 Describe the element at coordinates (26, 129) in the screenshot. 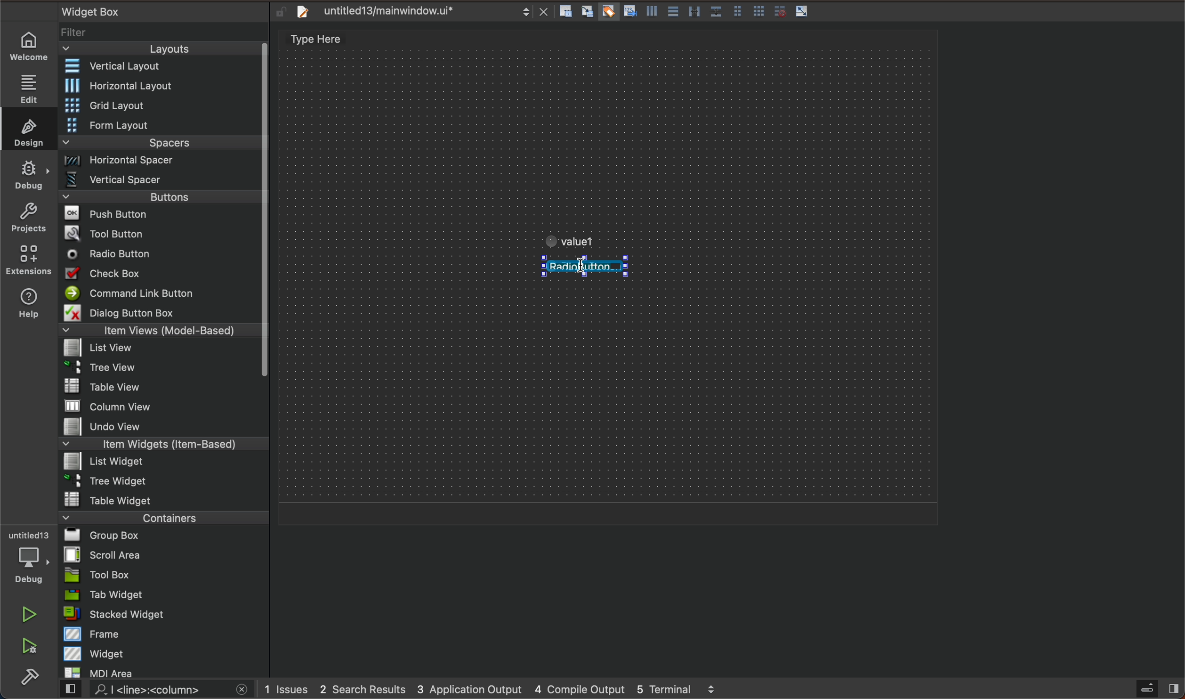

I see `design` at that location.